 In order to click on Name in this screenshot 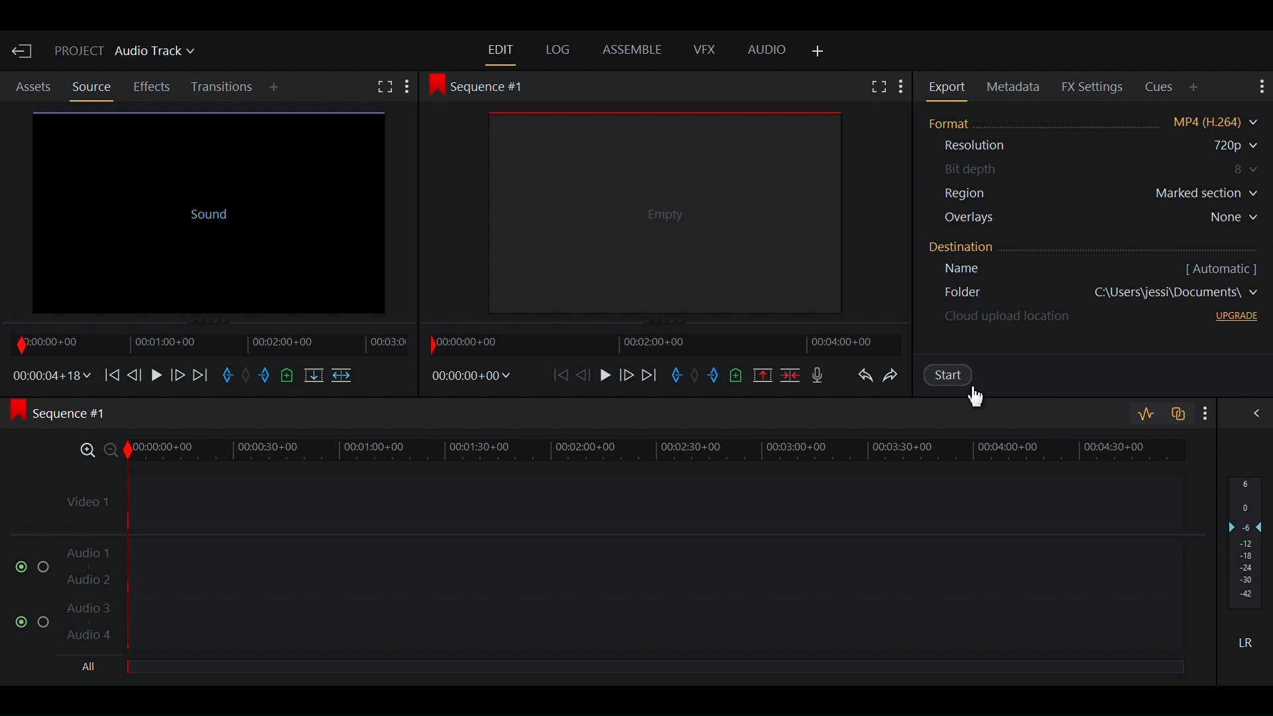, I will do `click(983, 271)`.